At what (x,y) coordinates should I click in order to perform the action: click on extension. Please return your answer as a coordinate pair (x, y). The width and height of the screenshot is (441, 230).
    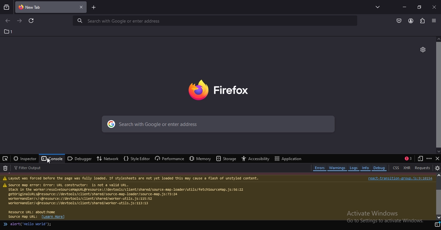
    Looking at the image, I should click on (423, 21).